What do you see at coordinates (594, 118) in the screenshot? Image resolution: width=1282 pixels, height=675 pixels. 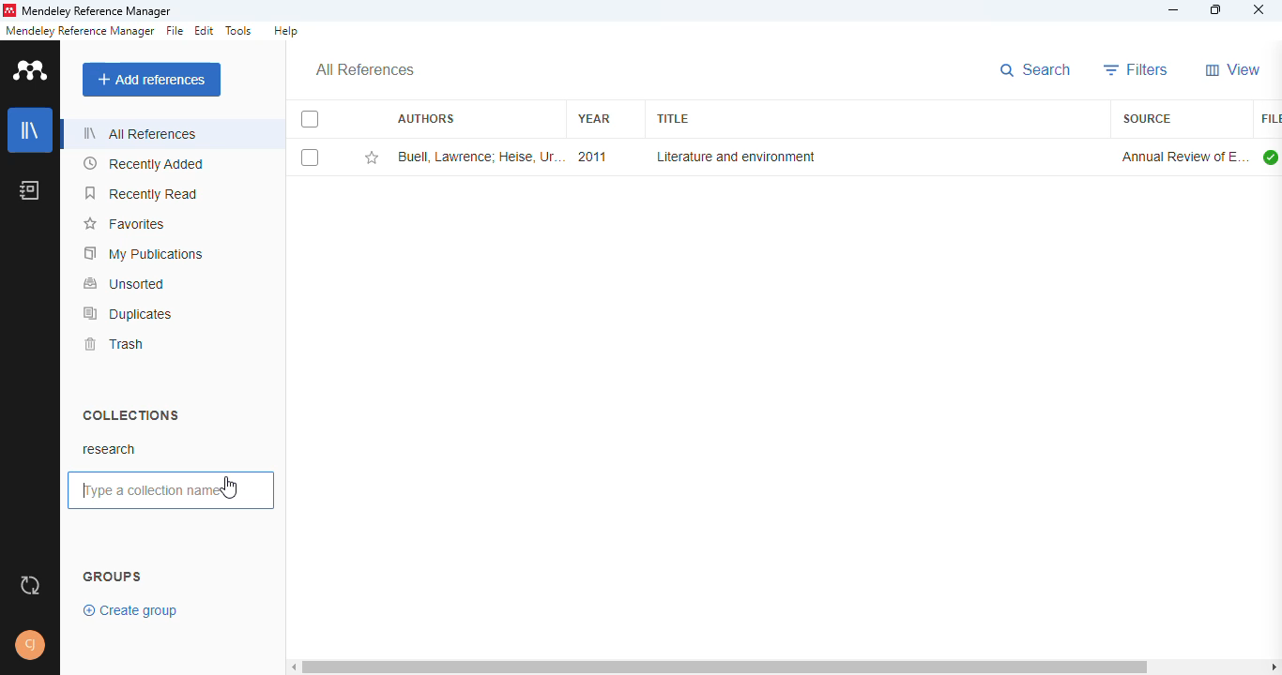 I see `year` at bounding box center [594, 118].